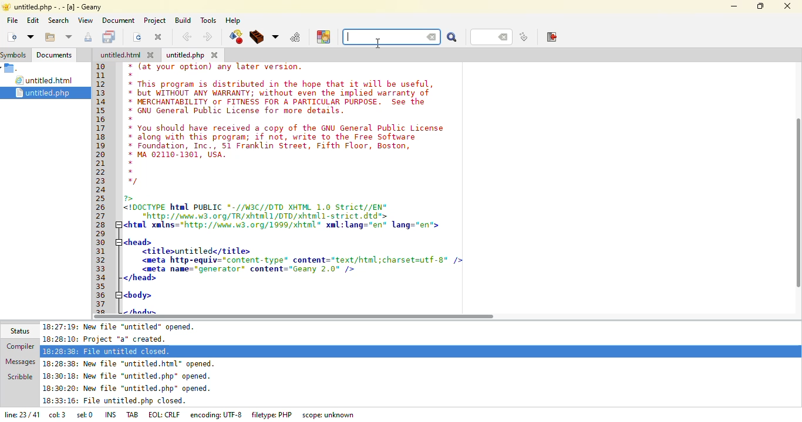 The width and height of the screenshot is (802, 422). I want to click on * but without any warranty; without even the implied warranty of, so click(281, 94).